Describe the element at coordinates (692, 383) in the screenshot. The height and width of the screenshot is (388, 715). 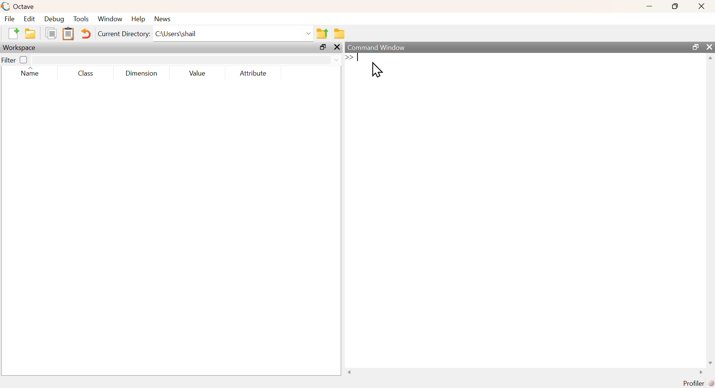
I see `Profiler` at that location.